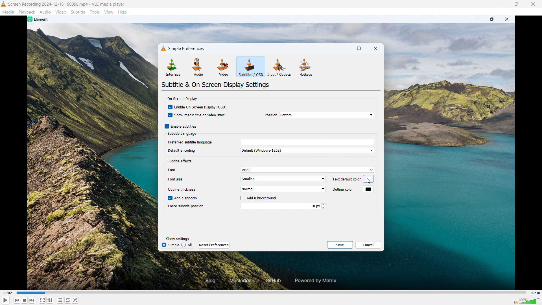  I want to click on Time elapsed , so click(7, 293).